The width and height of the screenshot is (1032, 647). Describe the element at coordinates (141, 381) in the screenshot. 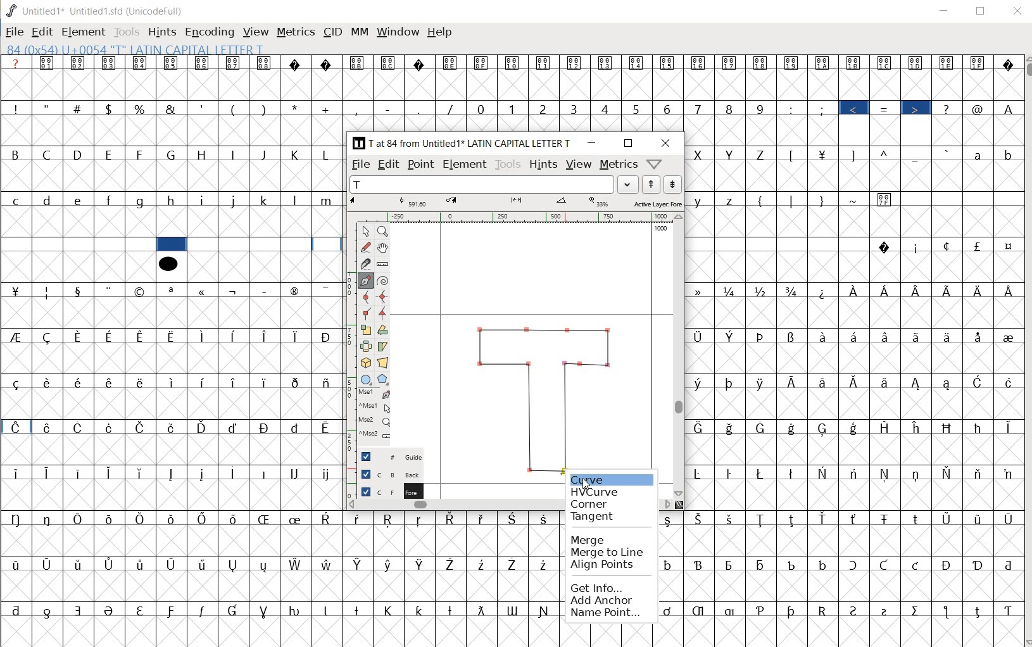

I see `Symbol` at that location.